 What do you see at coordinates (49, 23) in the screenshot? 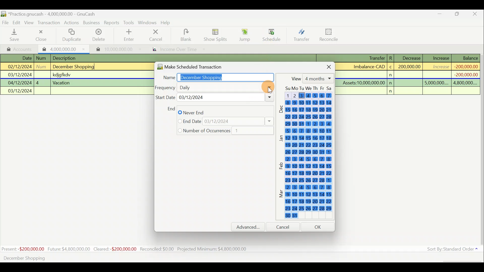
I see `Transaction` at bounding box center [49, 23].